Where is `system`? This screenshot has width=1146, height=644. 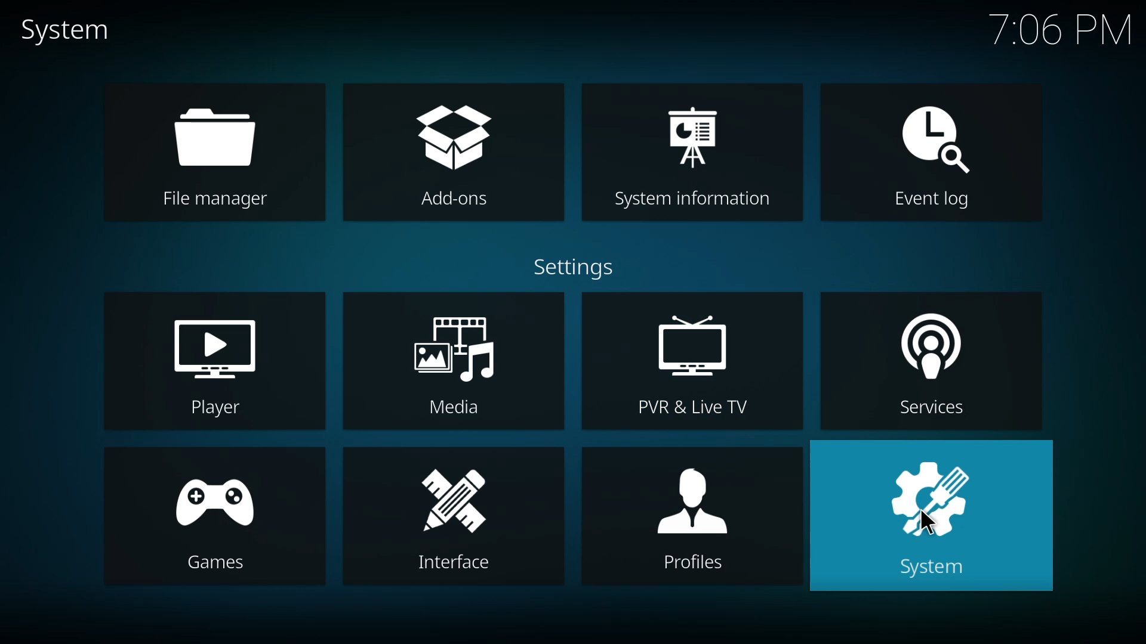
system is located at coordinates (932, 516).